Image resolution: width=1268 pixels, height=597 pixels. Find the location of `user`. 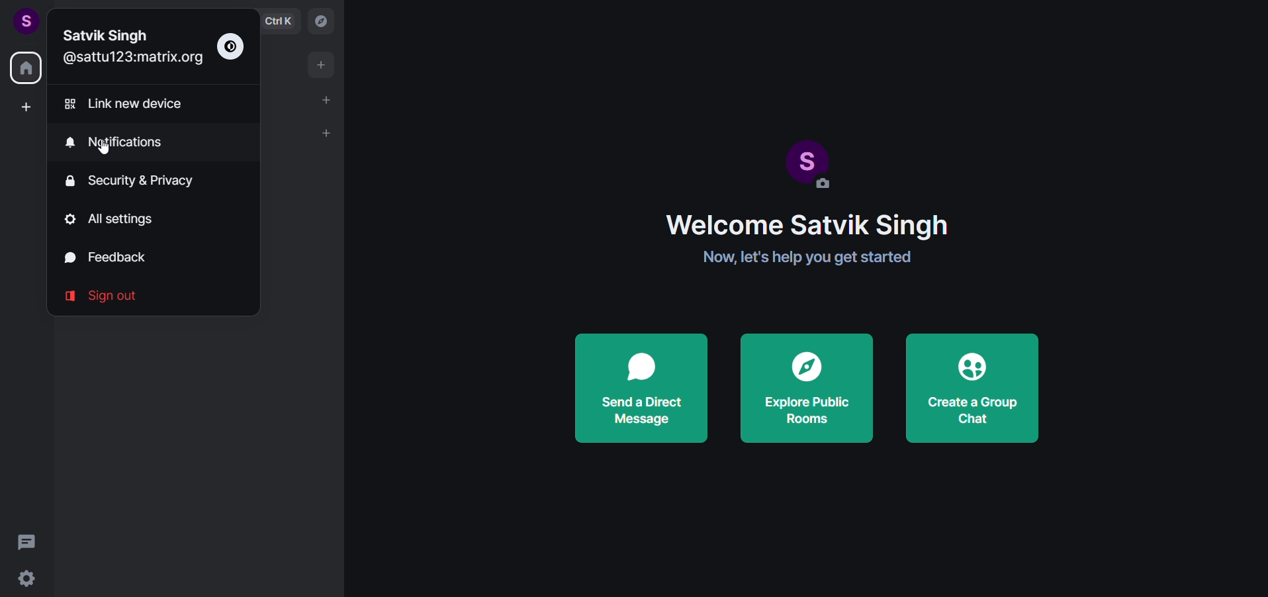

user is located at coordinates (21, 20).